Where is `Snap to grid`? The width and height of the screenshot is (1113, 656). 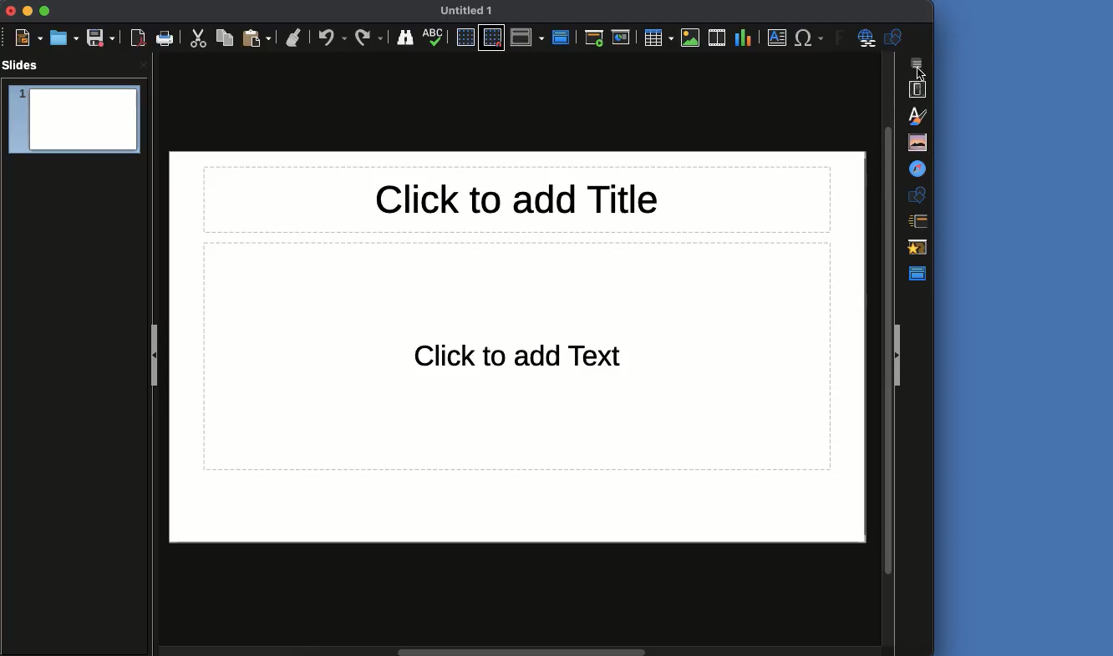 Snap to grid is located at coordinates (492, 38).